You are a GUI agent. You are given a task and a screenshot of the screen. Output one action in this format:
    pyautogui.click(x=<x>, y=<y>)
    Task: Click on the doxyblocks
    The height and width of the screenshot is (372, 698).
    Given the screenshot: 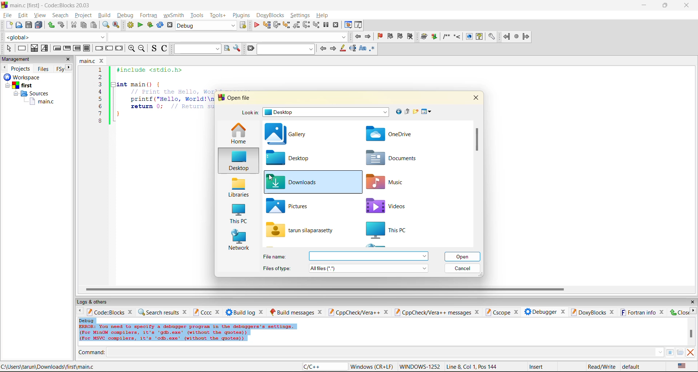 What is the action you would take?
    pyautogui.click(x=272, y=15)
    